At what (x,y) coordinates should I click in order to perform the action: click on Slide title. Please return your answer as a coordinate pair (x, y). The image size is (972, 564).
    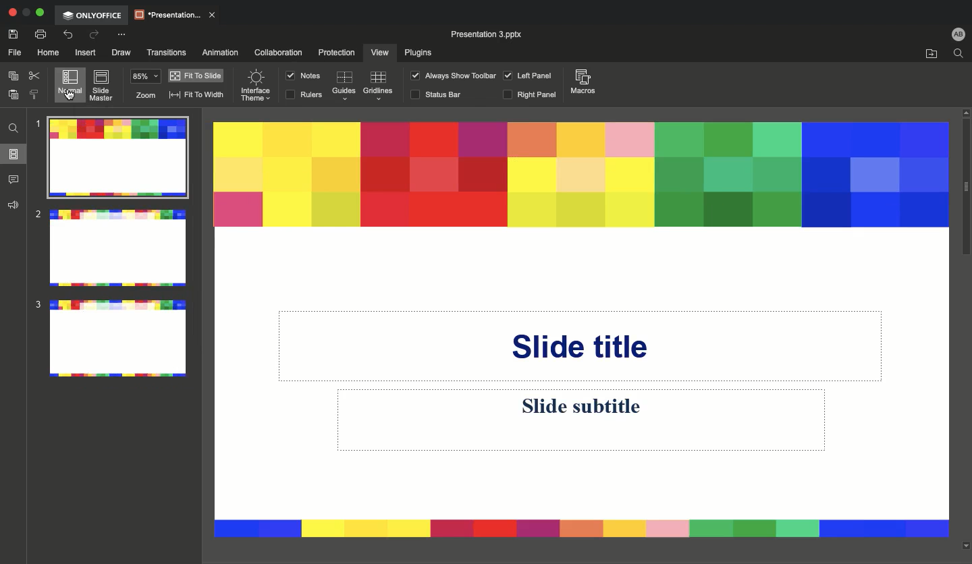
    Looking at the image, I should click on (580, 345).